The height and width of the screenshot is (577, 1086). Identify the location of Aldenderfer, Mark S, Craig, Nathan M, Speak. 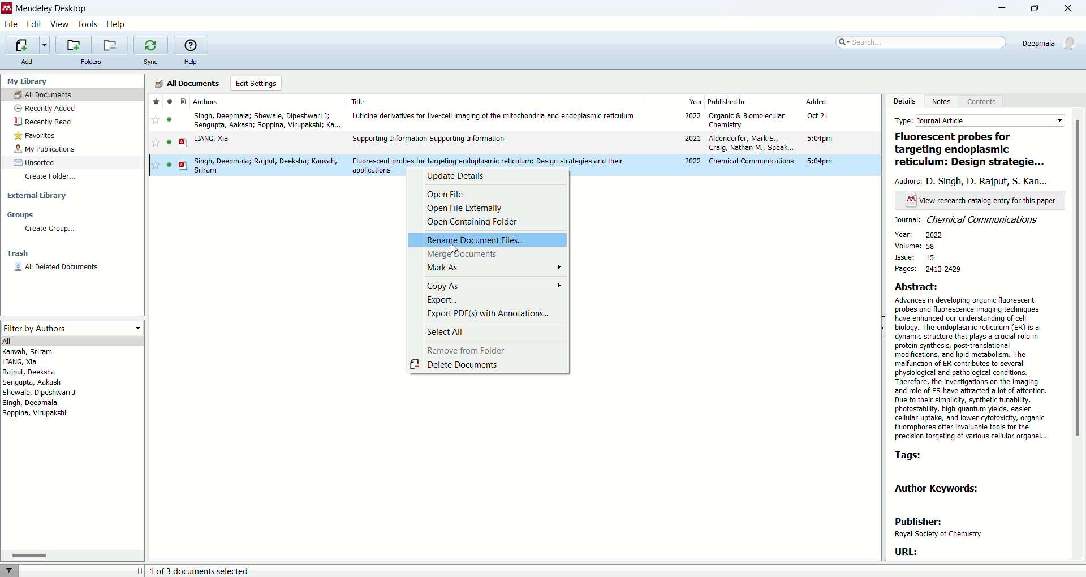
(750, 144).